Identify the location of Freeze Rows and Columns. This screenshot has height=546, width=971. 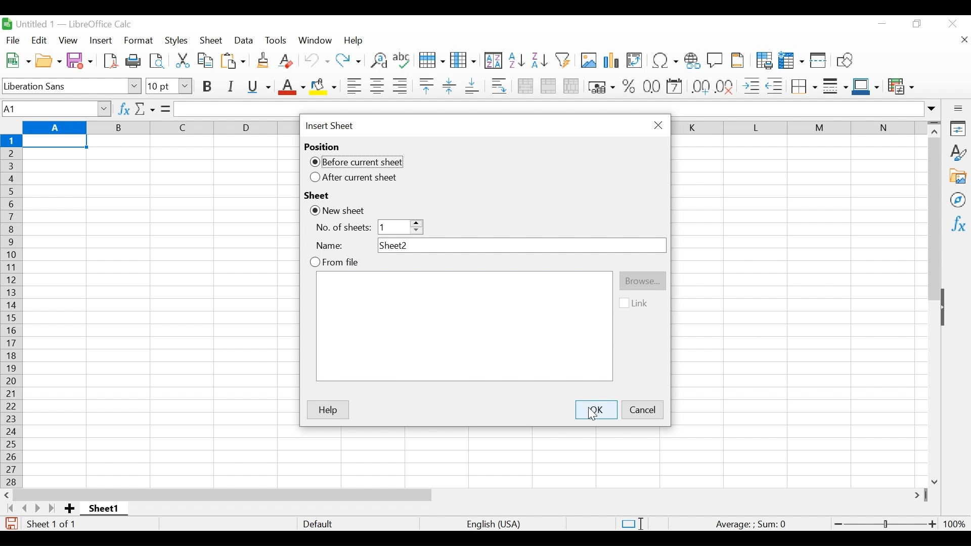
(791, 60).